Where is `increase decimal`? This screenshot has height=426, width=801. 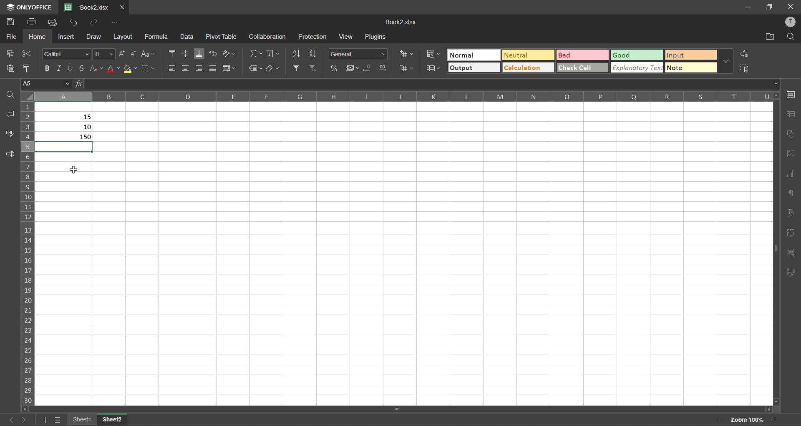
increase decimal is located at coordinates (383, 68).